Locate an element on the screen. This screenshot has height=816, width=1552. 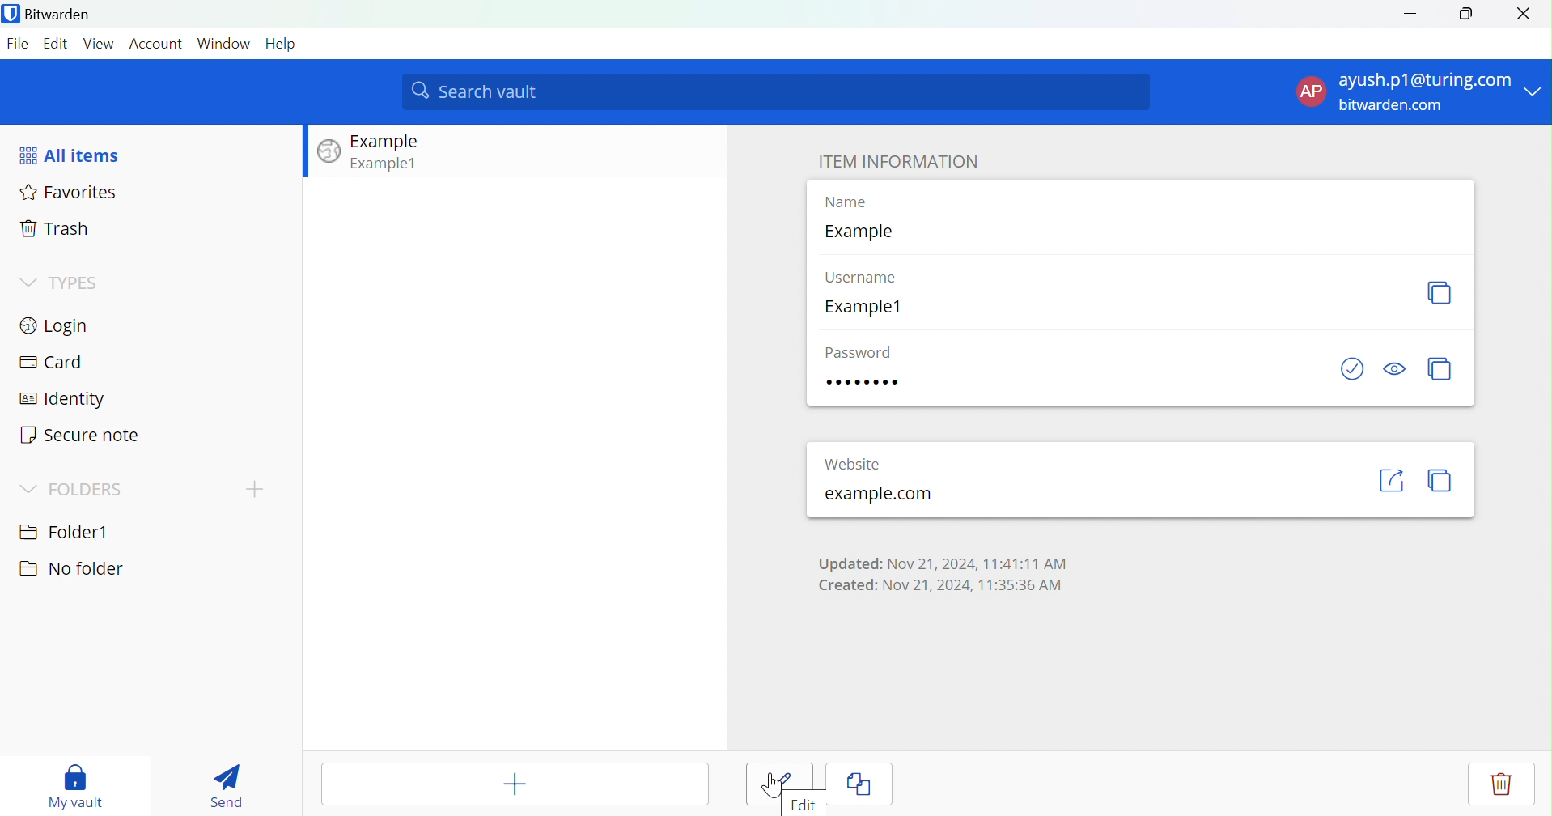
Clone is located at coordinates (859, 786).